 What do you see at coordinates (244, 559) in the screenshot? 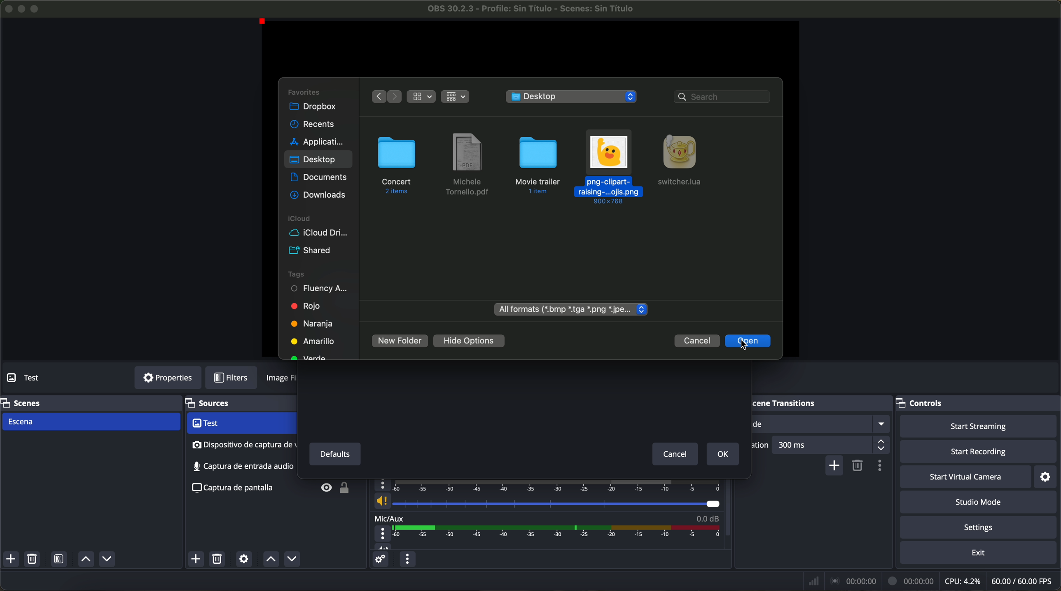
I see `open source properties` at bounding box center [244, 559].